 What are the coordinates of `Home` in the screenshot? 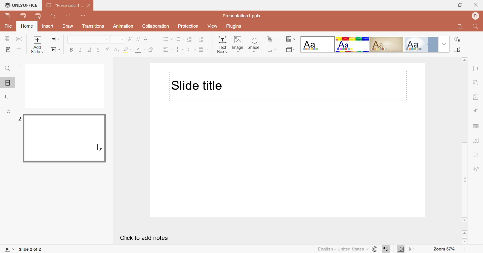 It's located at (28, 26).